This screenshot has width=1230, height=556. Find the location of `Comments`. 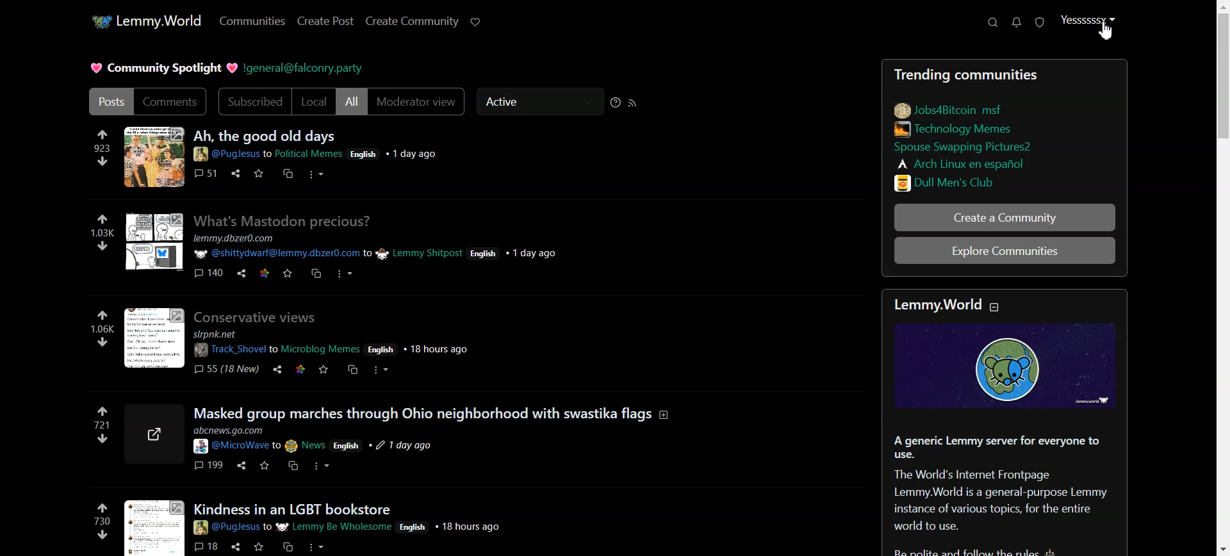

Comments is located at coordinates (171, 102).